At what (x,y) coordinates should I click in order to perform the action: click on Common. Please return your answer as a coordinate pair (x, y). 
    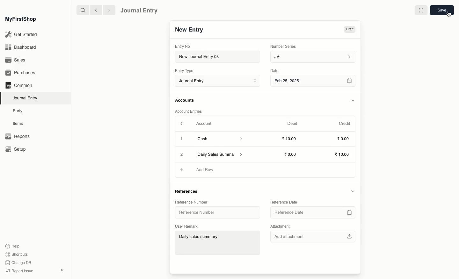
    Looking at the image, I should click on (18, 85).